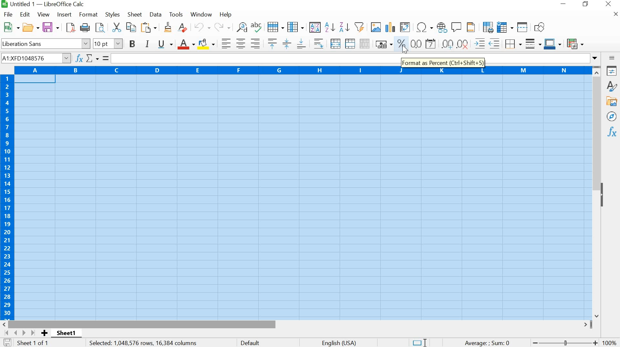 The width and height of the screenshot is (620, 347). What do you see at coordinates (285, 44) in the screenshot?
I see `Center Vertically` at bounding box center [285, 44].